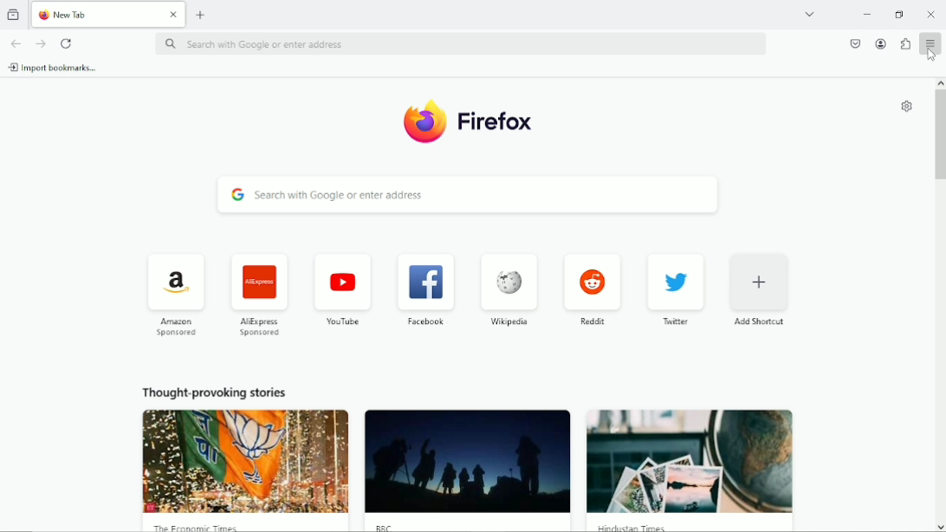 The width and height of the screenshot is (946, 532). I want to click on go back, so click(15, 42).